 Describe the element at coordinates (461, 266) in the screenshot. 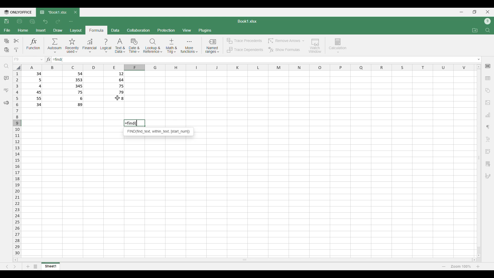

I see `Current zoom factor` at that location.